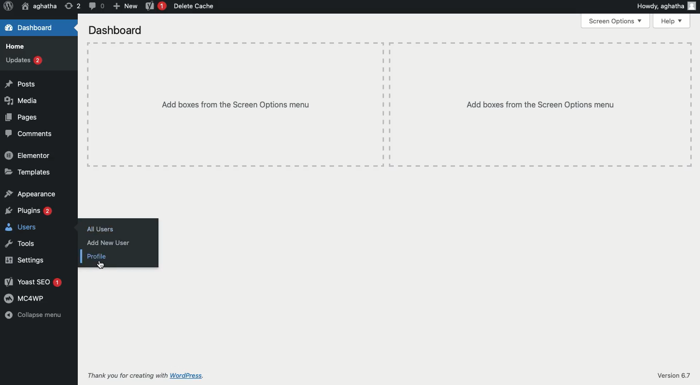 This screenshot has height=385, width=700. Describe the element at coordinates (96, 5) in the screenshot. I see `Comment` at that location.